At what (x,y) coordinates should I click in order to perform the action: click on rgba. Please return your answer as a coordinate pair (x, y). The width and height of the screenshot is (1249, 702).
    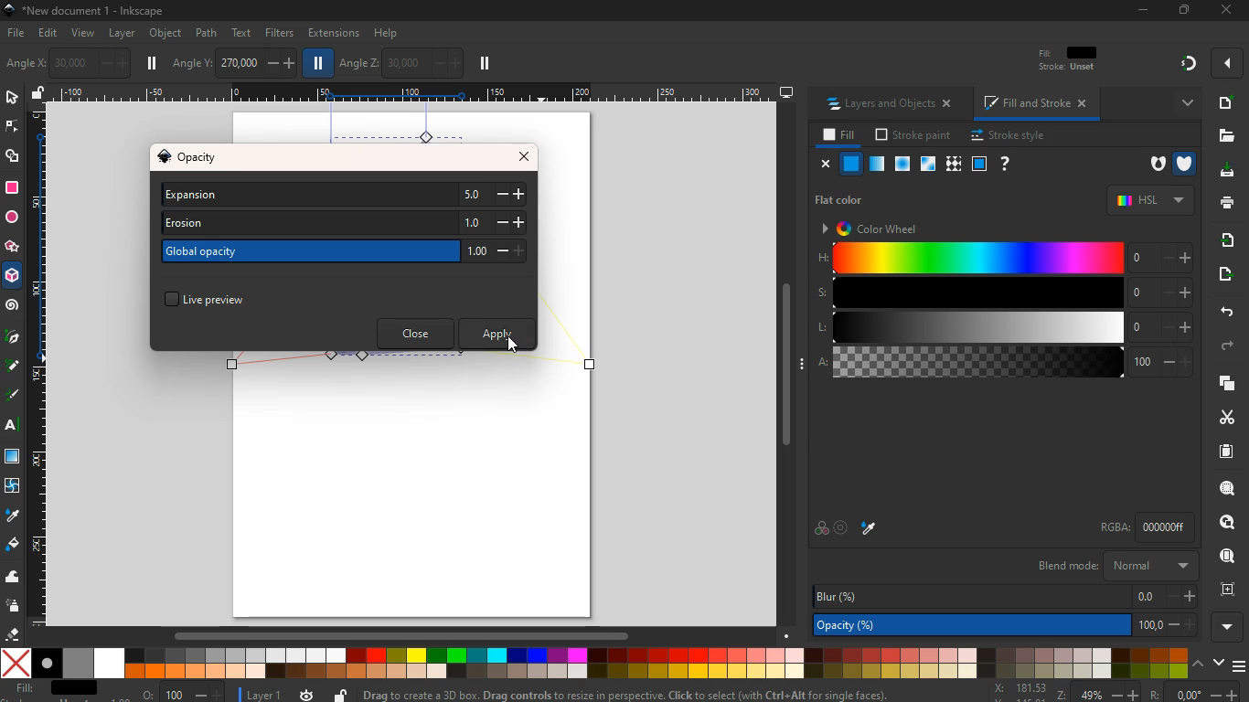
    Looking at the image, I should click on (1129, 527).